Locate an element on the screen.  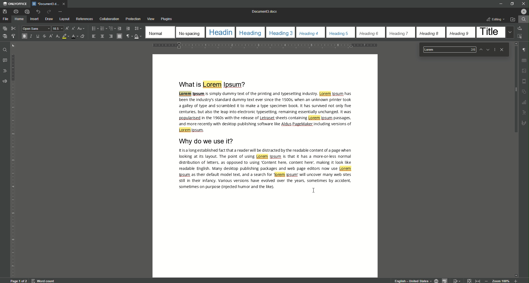
Document 0 is located at coordinates (265, 12).